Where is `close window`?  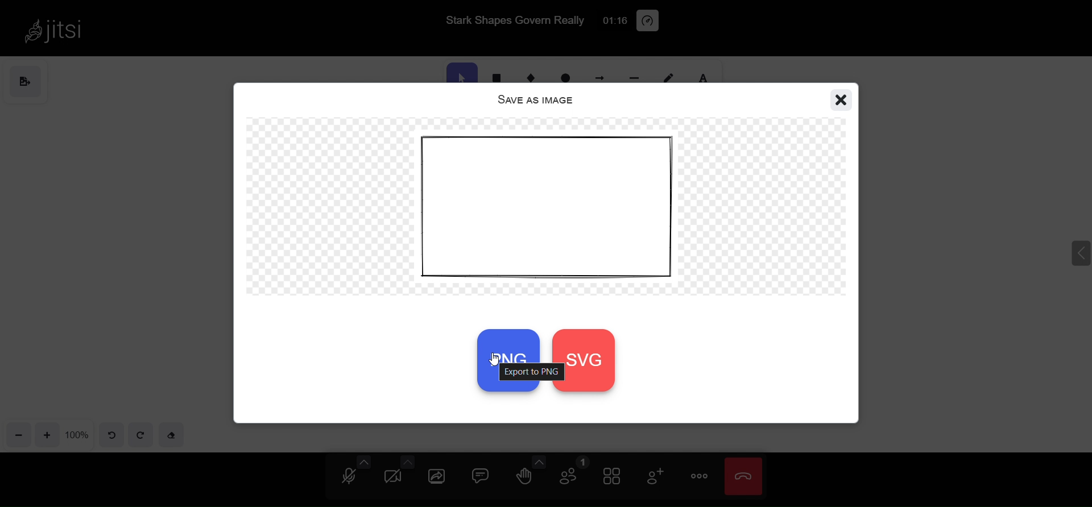
close window is located at coordinates (840, 99).